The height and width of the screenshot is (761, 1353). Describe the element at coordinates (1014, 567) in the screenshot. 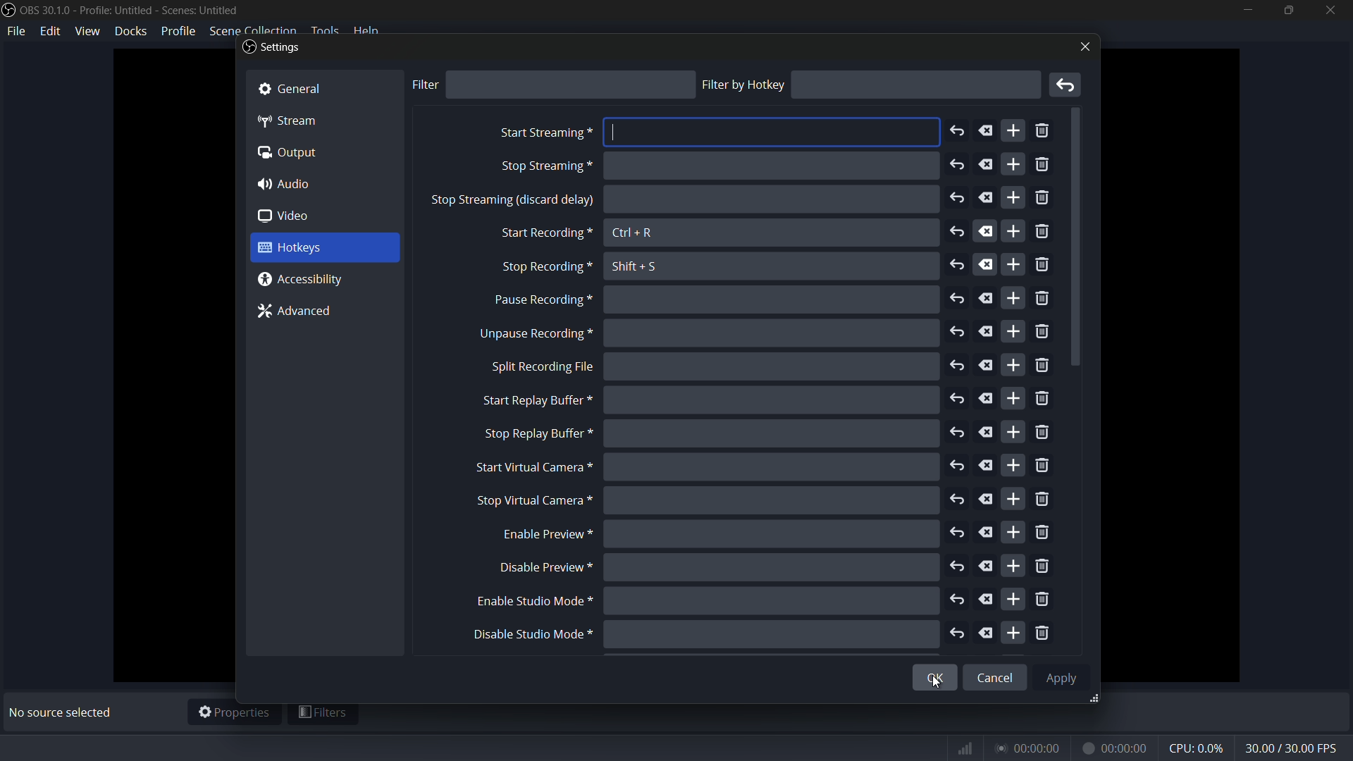

I see `add more` at that location.